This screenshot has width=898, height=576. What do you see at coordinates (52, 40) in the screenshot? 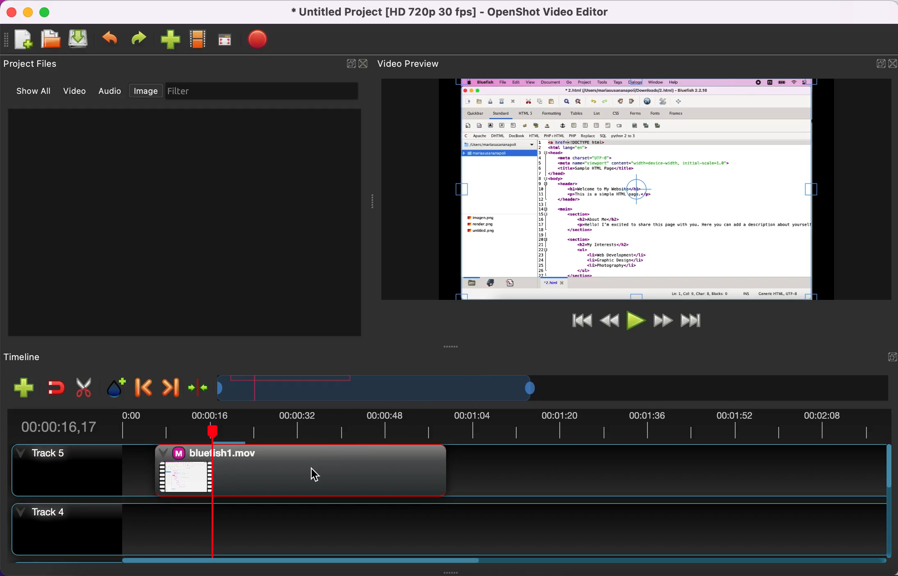
I see `open project` at bounding box center [52, 40].